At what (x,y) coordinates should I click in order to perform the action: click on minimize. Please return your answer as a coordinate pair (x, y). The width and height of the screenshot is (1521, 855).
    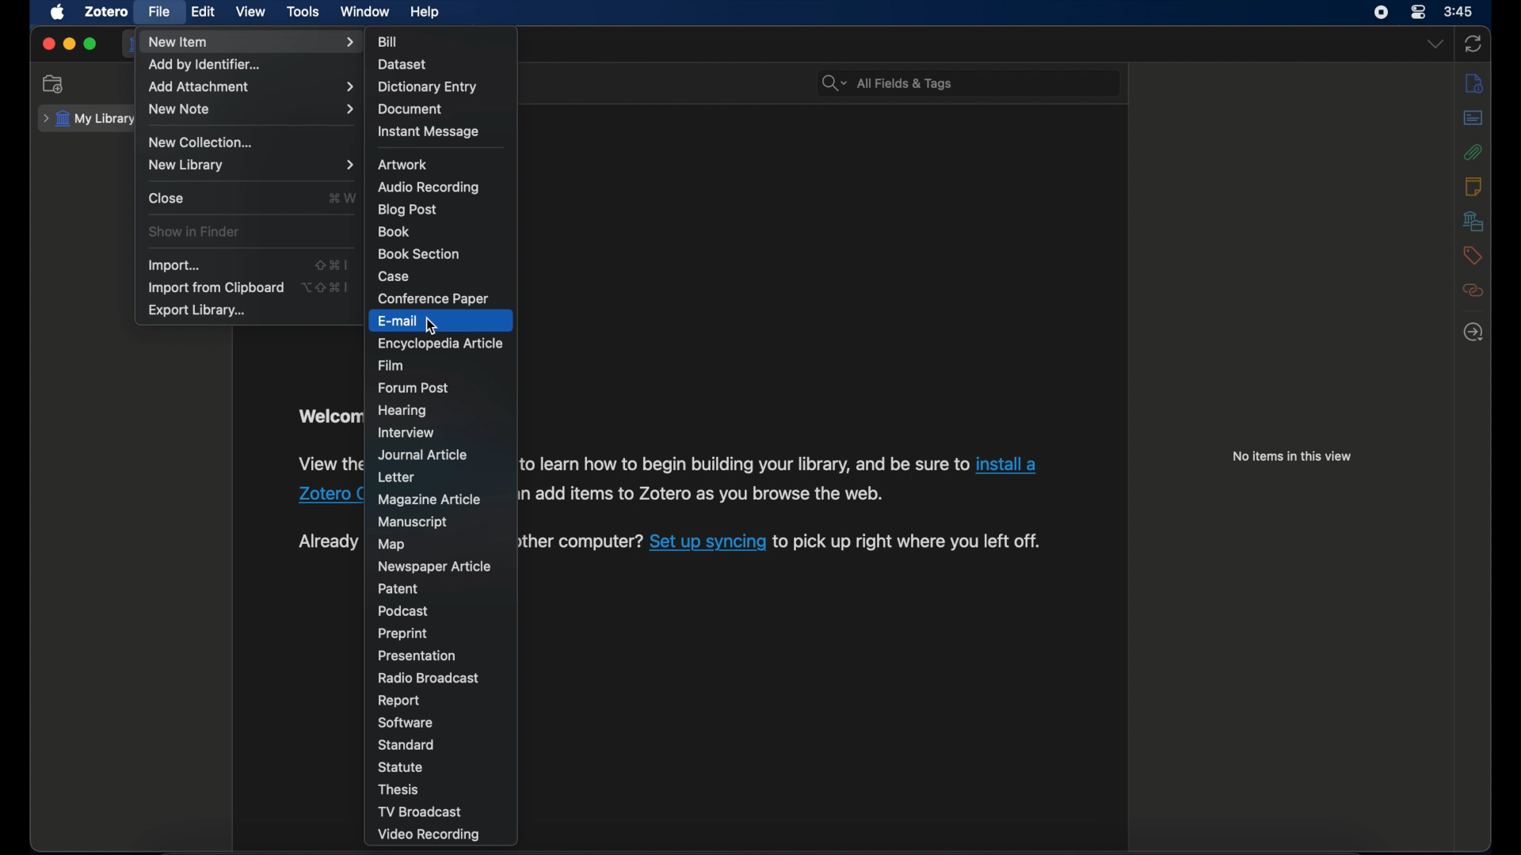
    Looking at the image, I should click on (70, 44).